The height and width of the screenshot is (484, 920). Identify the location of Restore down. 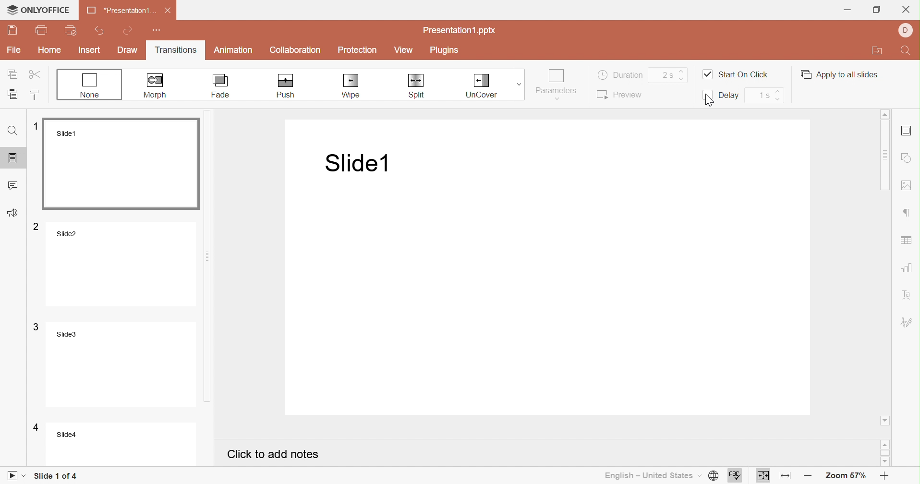
(877, 11).